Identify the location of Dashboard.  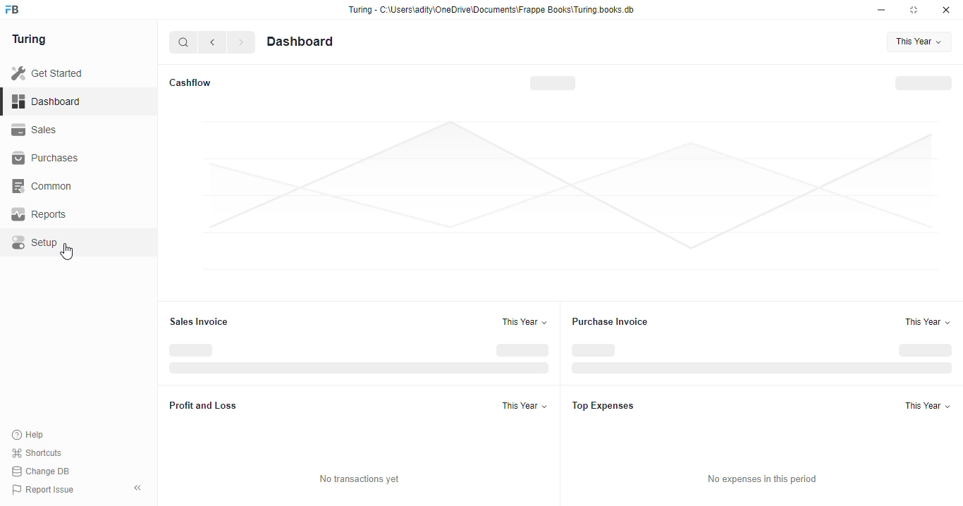
(50, 101).